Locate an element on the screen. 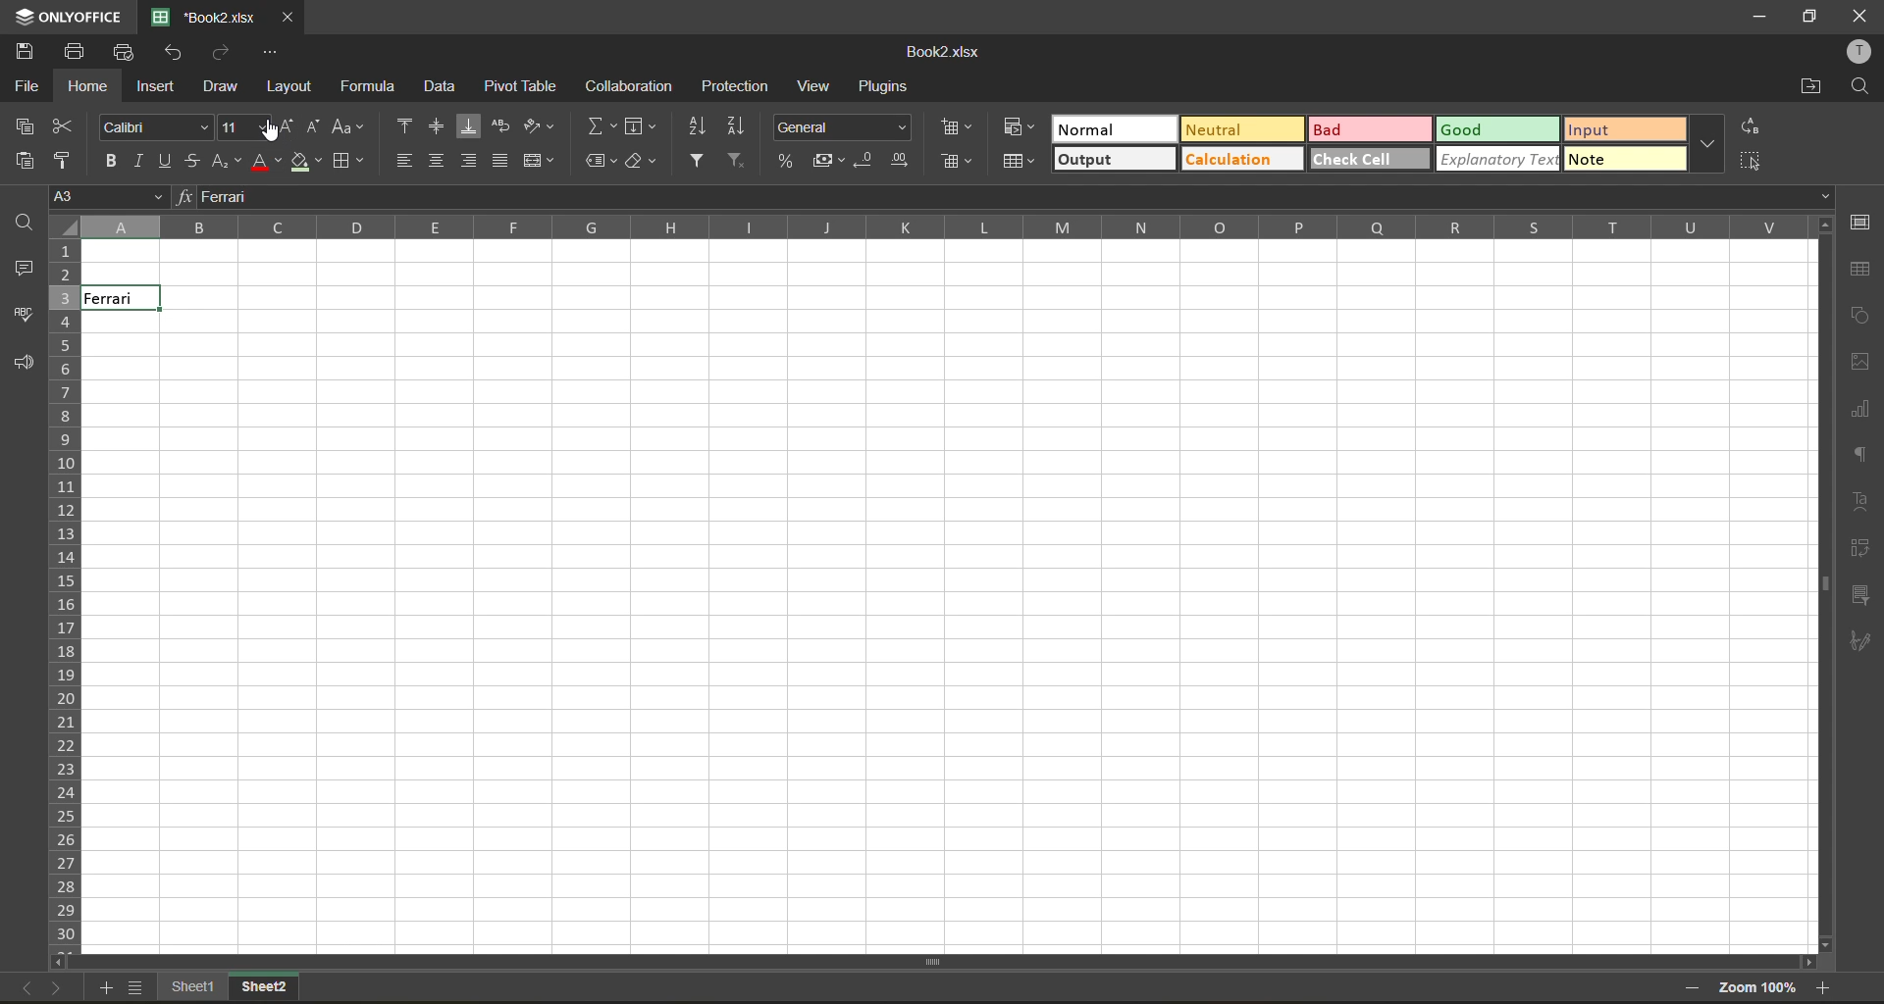  add sheet is located at coordinates (109, 990).